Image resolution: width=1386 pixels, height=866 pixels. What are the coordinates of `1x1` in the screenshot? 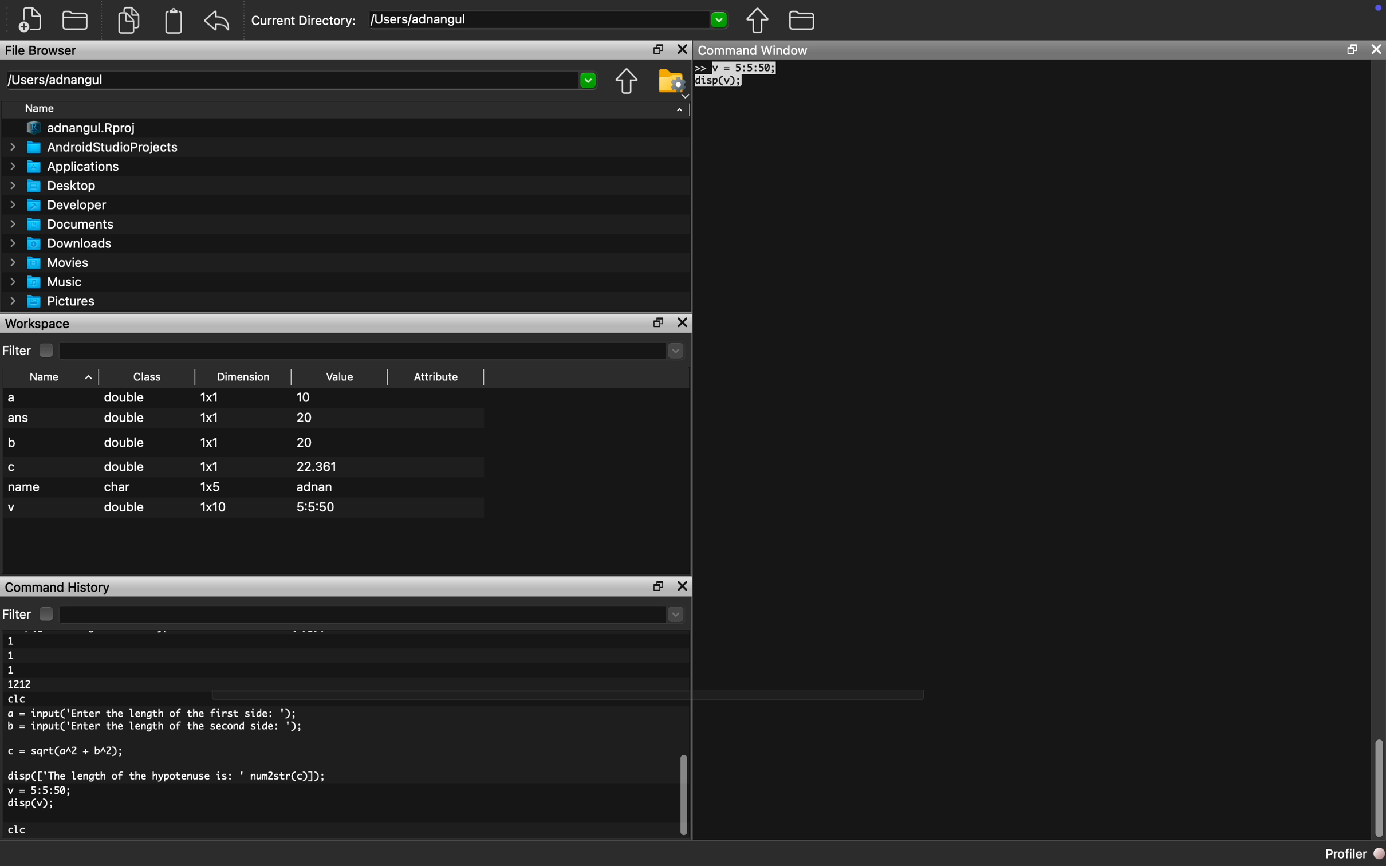 It's located at (212, 467).